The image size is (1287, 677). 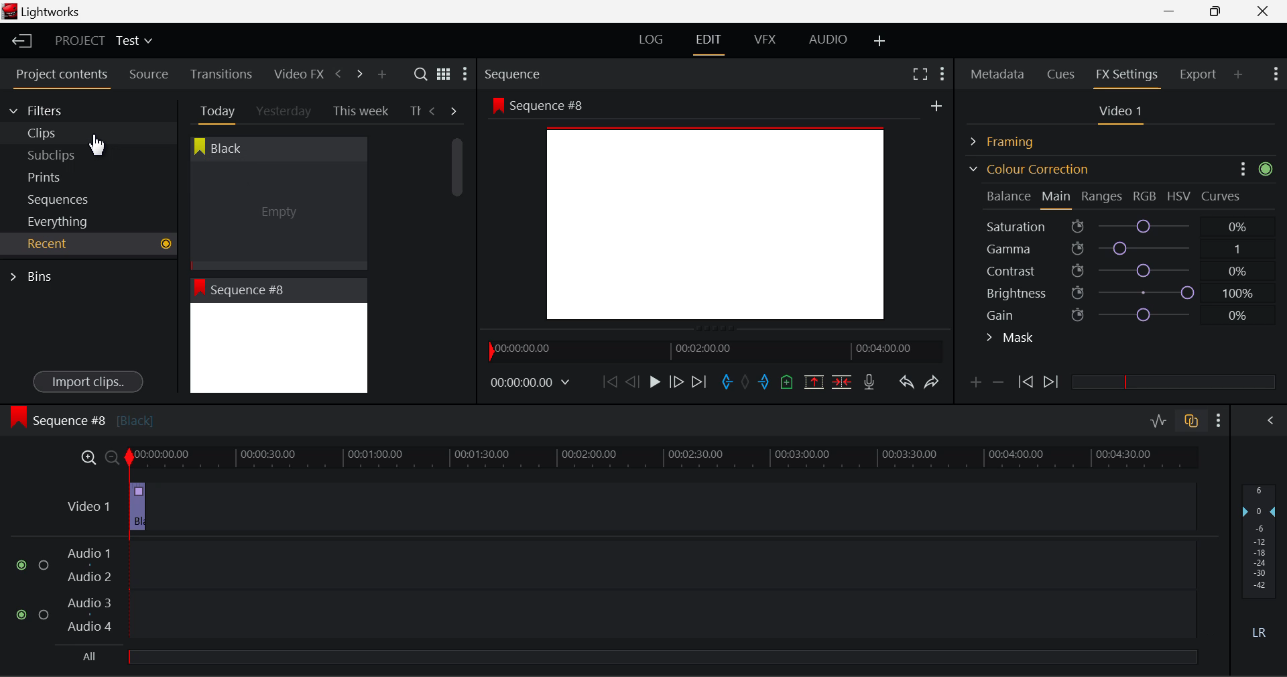 What do you see at coordinates (88, 383) in the screenshot?
I see `Import clips` at bounding box center [88, 383].